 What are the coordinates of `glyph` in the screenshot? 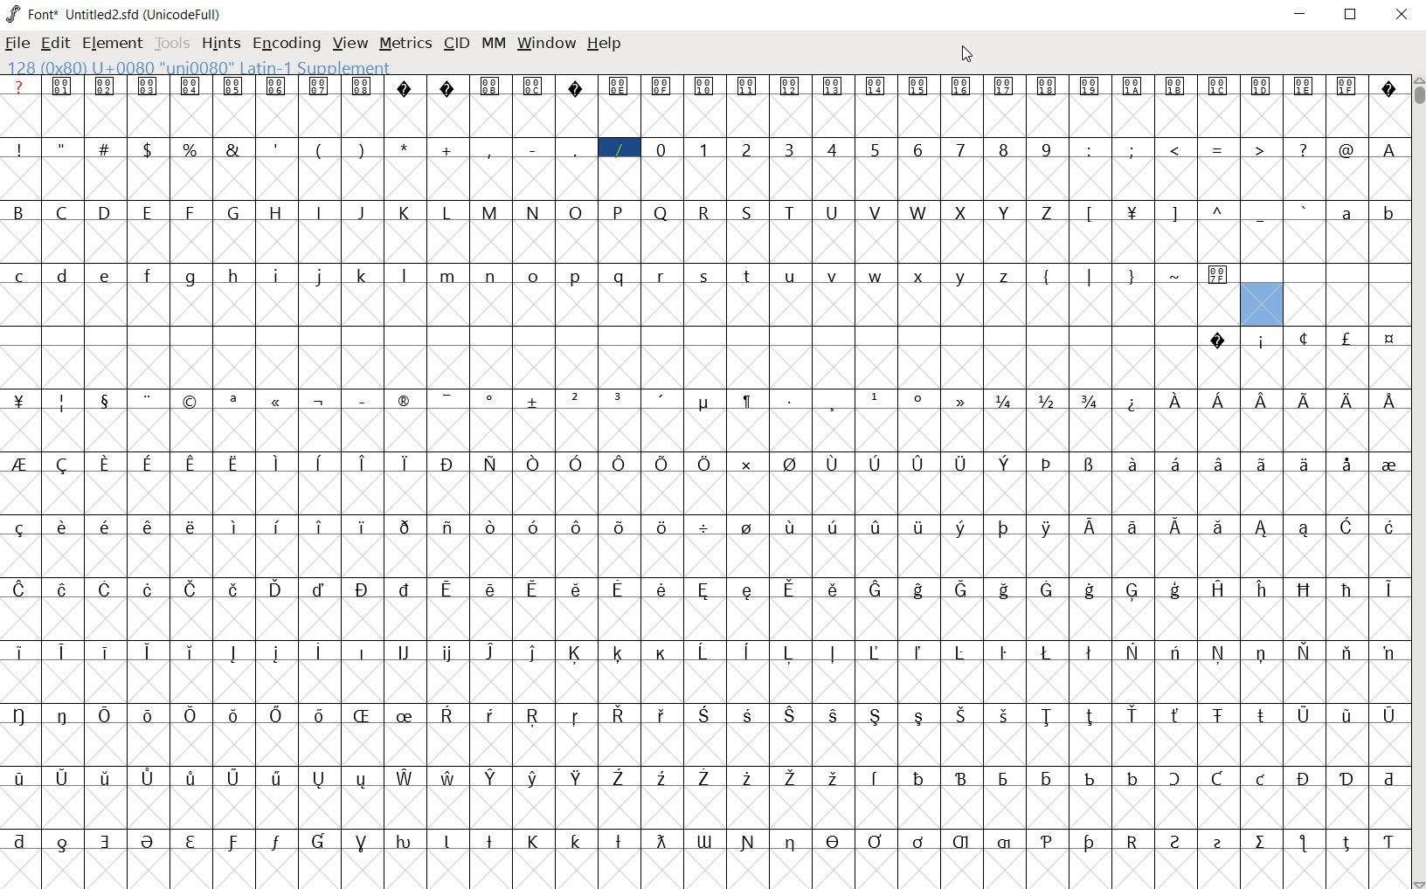 It's located at (1348, 465).